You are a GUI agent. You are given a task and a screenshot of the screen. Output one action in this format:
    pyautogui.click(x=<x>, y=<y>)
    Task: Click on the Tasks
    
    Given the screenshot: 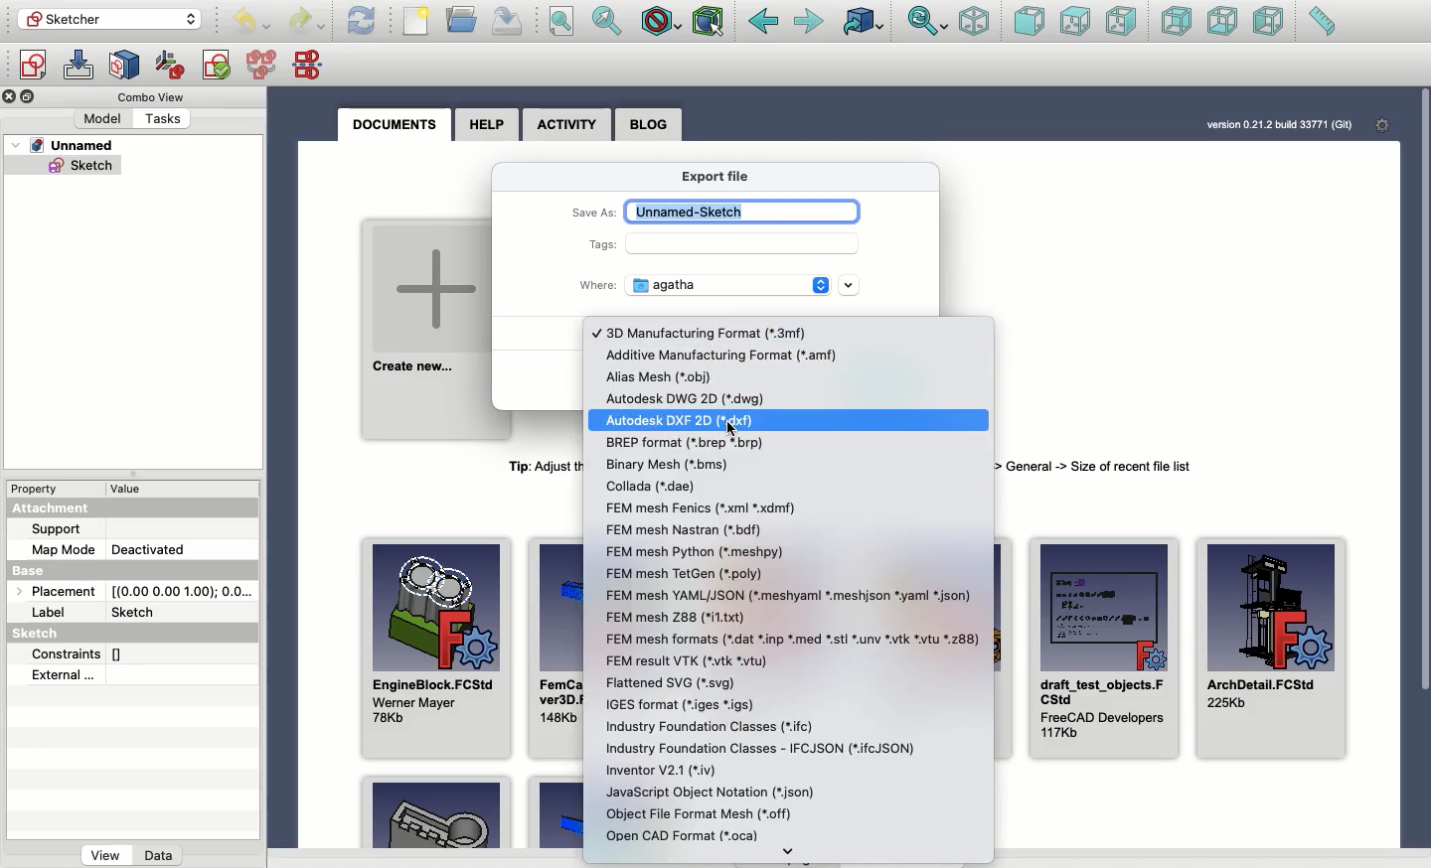 What is the action you would take?
    pyautogui.click(x=165, y=118)
    